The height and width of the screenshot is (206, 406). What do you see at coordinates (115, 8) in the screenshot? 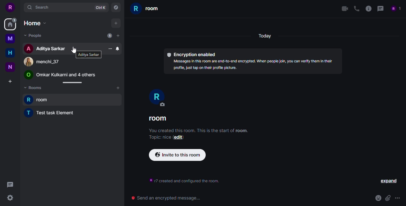
I see `explore rooms` at bounding box center [115, 8].